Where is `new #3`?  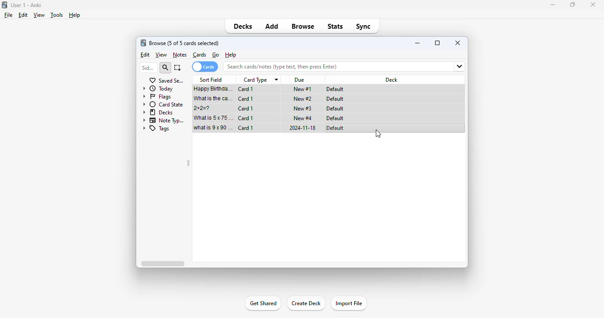 new #3 is located at coordinates (302, 108).